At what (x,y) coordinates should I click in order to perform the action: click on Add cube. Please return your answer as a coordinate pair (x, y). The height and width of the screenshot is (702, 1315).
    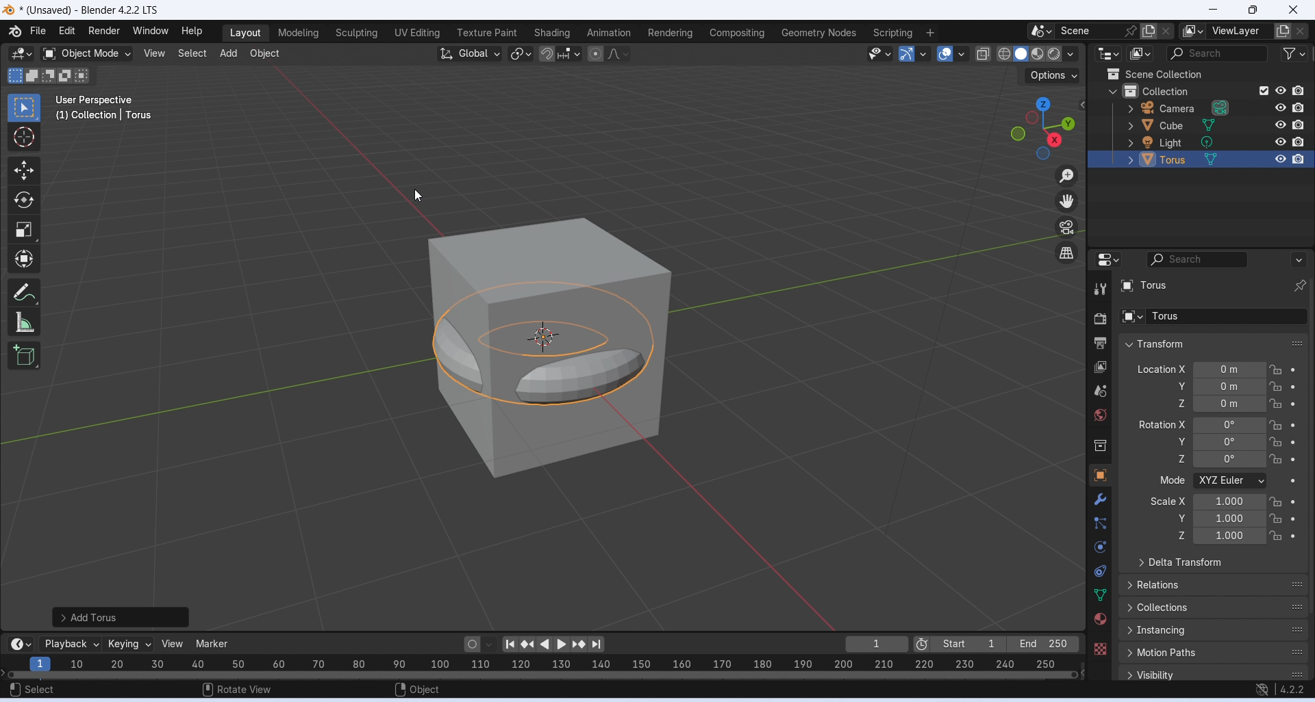
    Looking at the image, I should click on (25, 354).